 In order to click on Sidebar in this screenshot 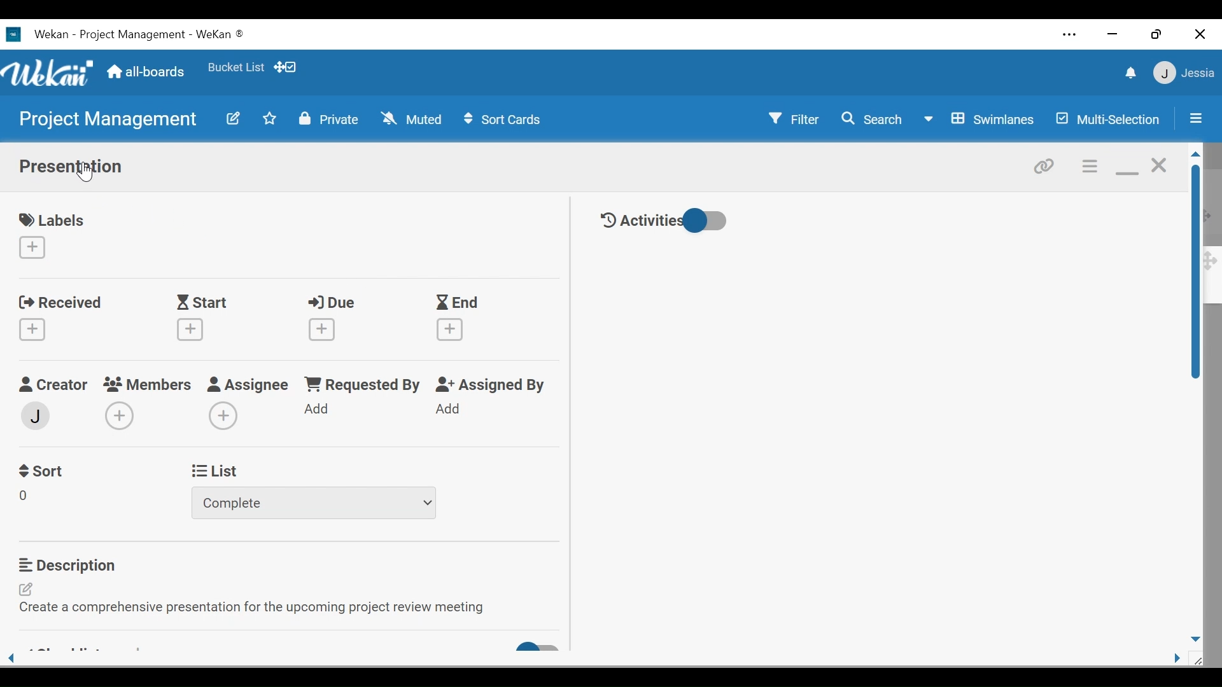, I will do `click(1197, 118)`.